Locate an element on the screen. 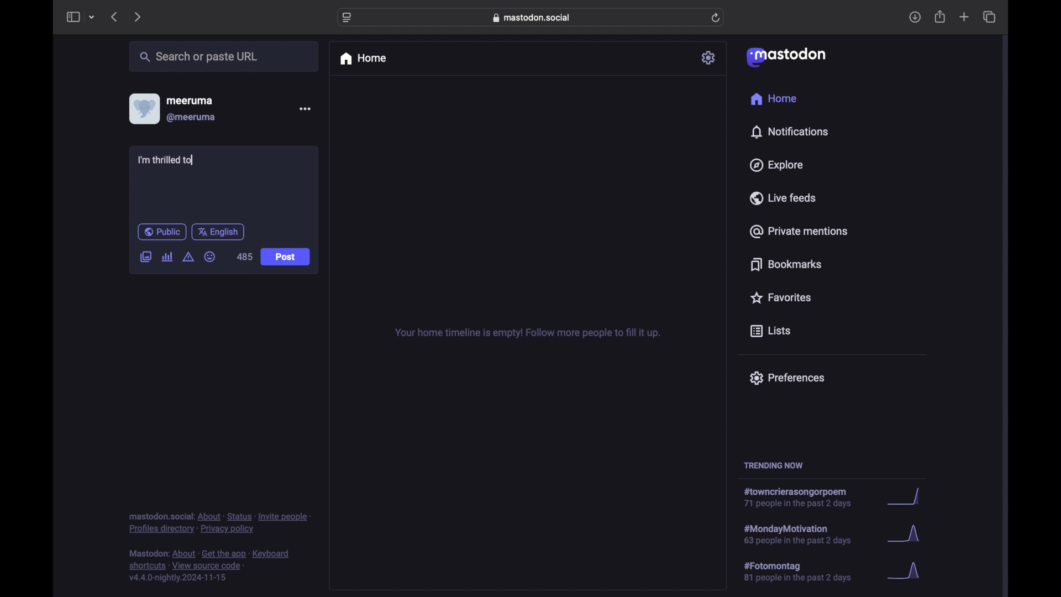 The width and height of the screenshot is (1061, 597). your home timeline is  empty! follow for more tips is located at coordinates (526, 333).